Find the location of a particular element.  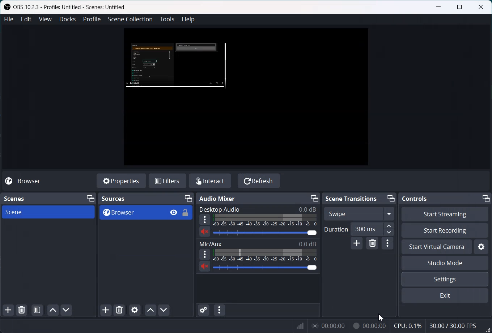

Minimize is located at coordinates (314, 198).